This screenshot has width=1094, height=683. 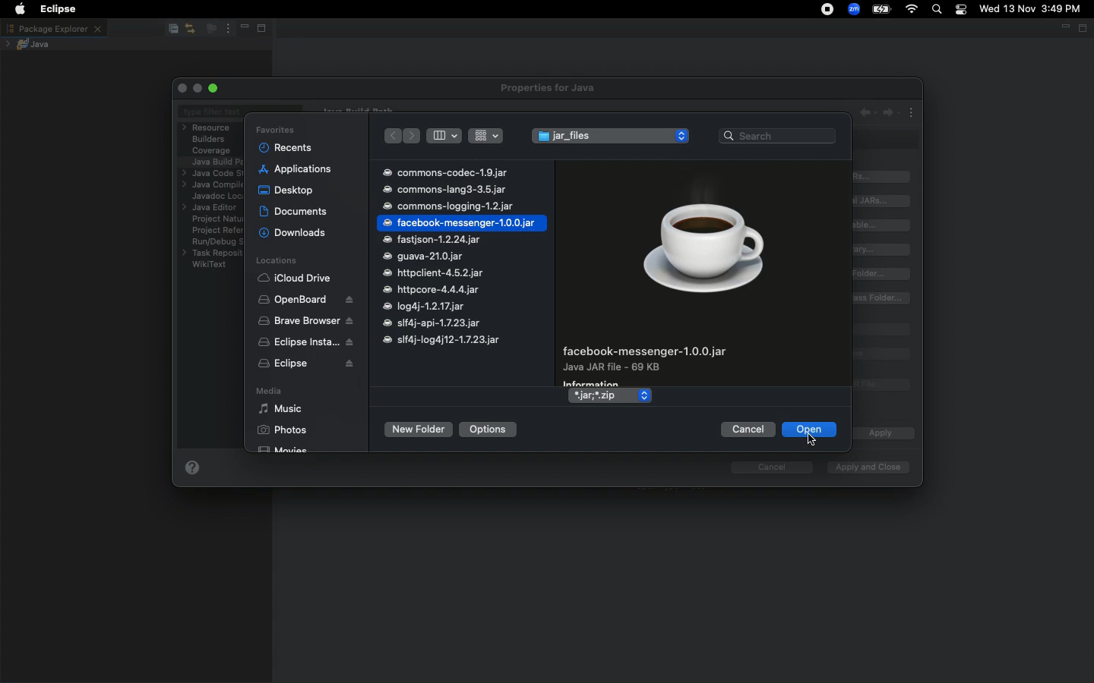 I want to click on Options, so click(x=489, y=429).